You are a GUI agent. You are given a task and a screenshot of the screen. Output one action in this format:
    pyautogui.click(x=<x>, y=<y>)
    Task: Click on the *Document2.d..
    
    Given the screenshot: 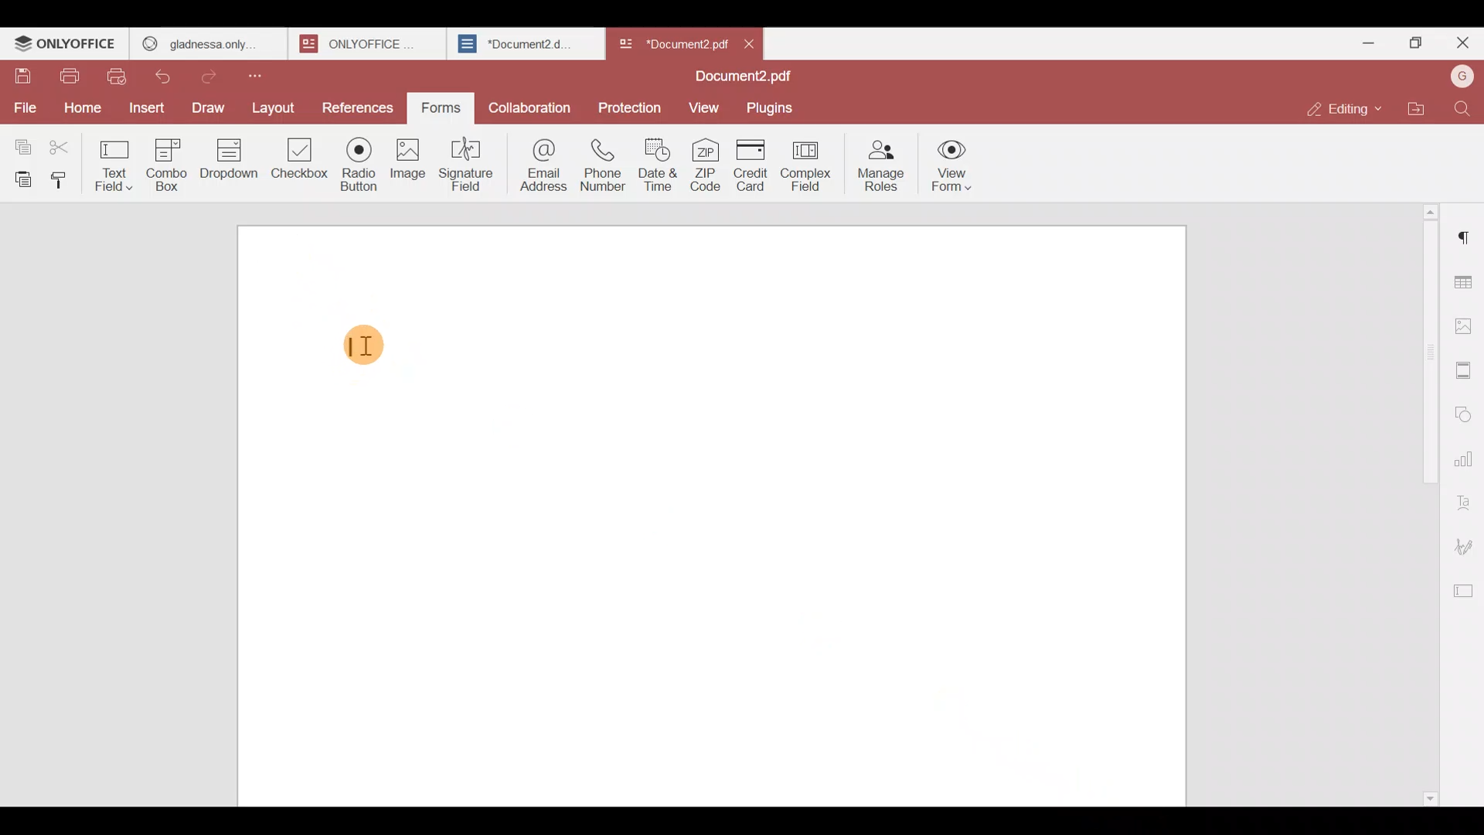 What is the action you would take?
    pyautogui.click(x=516, y=42)
    